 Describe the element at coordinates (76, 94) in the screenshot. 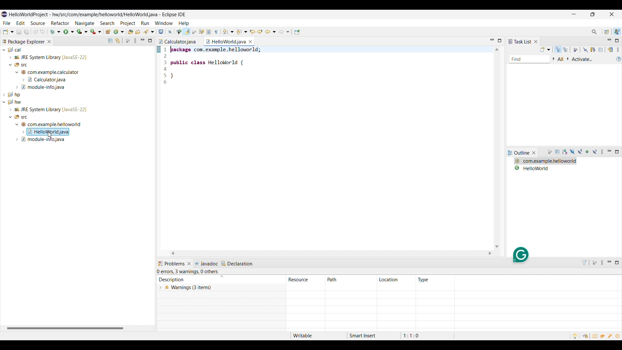

I see `hp project` at that location.